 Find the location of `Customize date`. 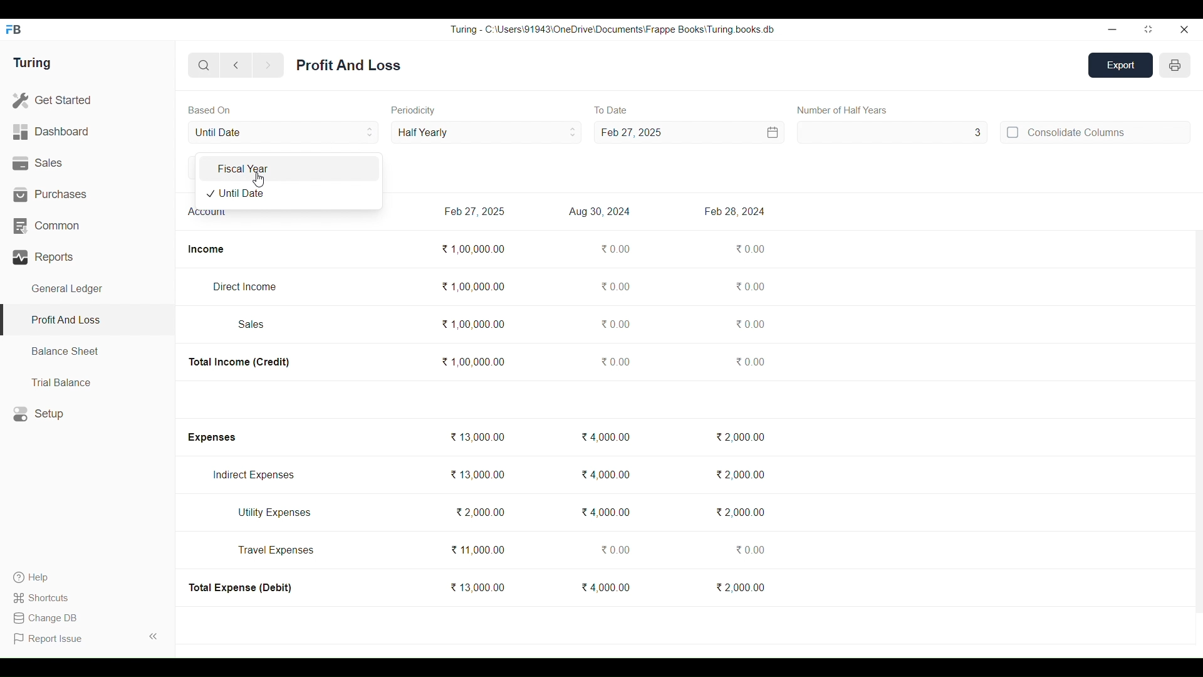

Customize date is located at coordinates (725, 132).